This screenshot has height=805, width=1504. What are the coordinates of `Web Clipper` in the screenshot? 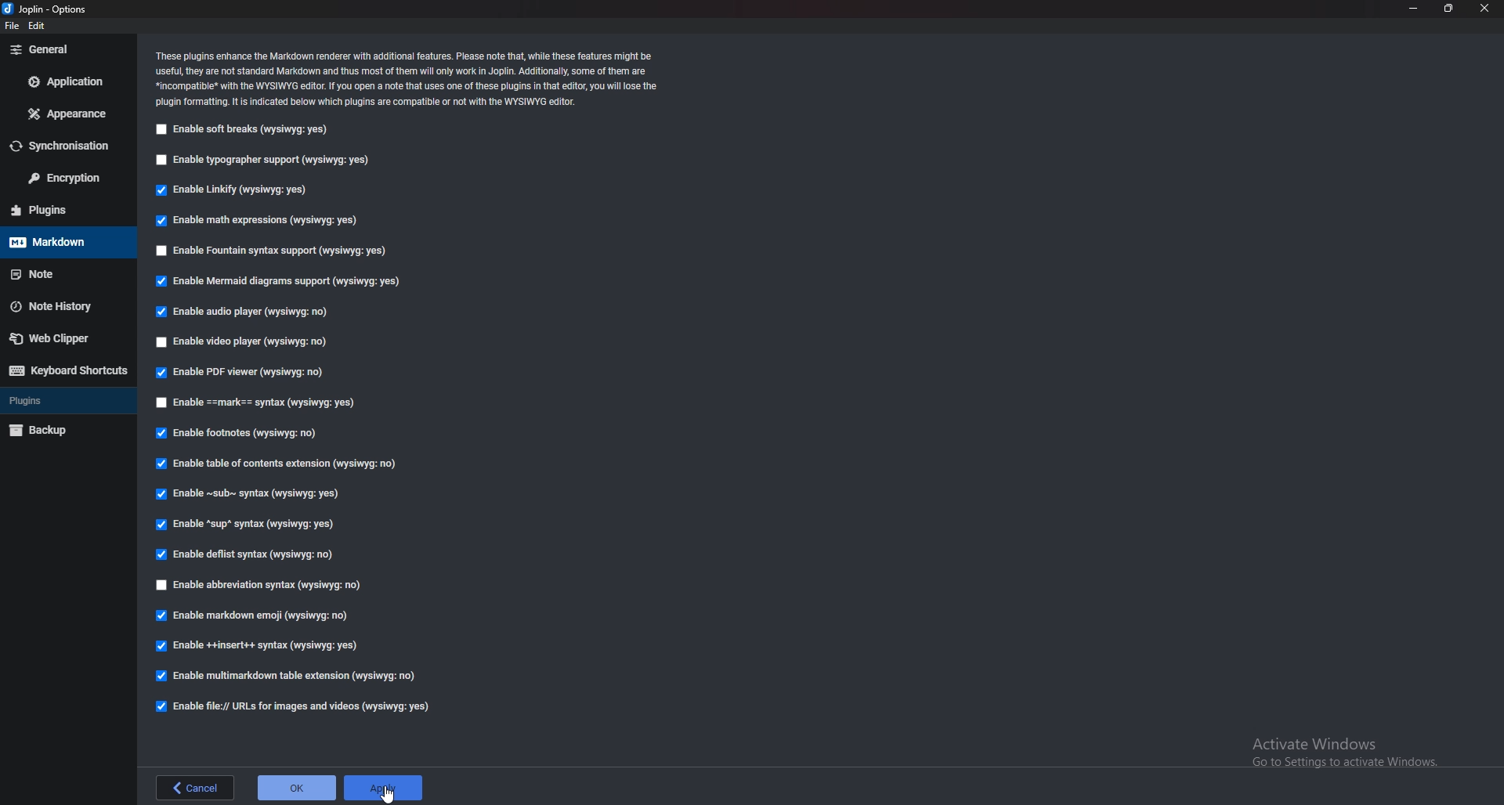 It's located at (60, 338).